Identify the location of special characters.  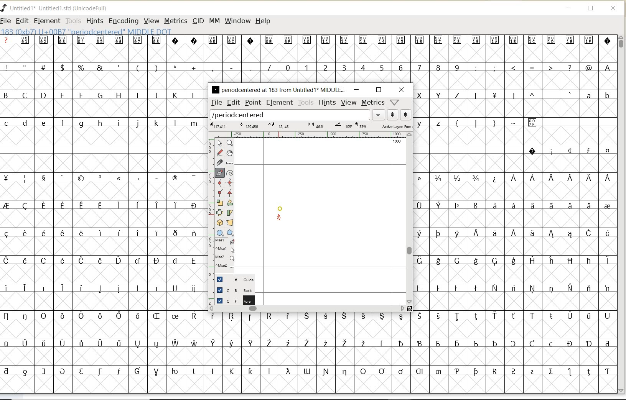
(307, 44).